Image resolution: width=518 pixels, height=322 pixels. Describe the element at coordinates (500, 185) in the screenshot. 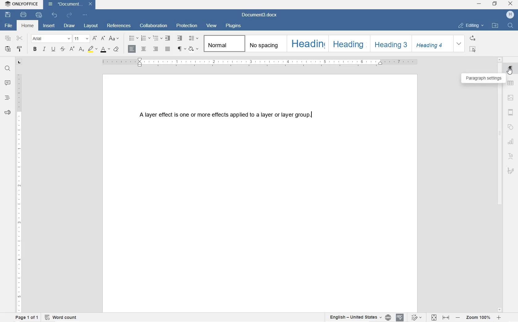

I see `SCROLLBAR` at that location.